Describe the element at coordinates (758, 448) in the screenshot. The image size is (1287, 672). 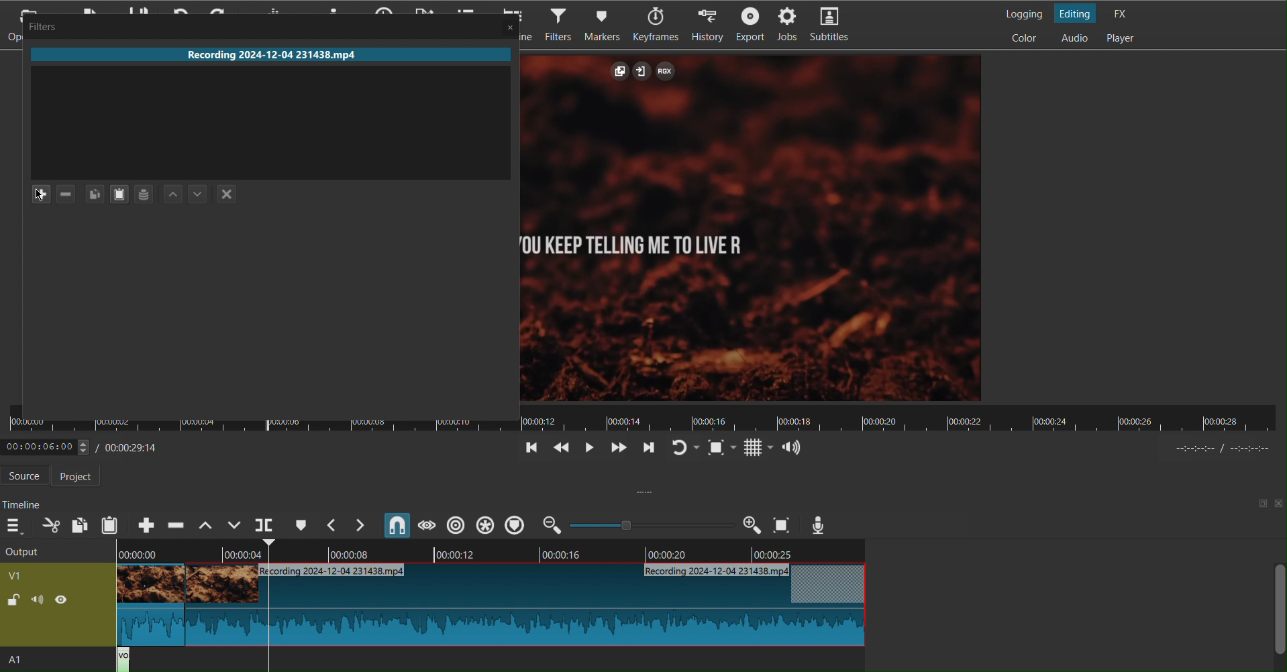
I see `Grid` at that location.